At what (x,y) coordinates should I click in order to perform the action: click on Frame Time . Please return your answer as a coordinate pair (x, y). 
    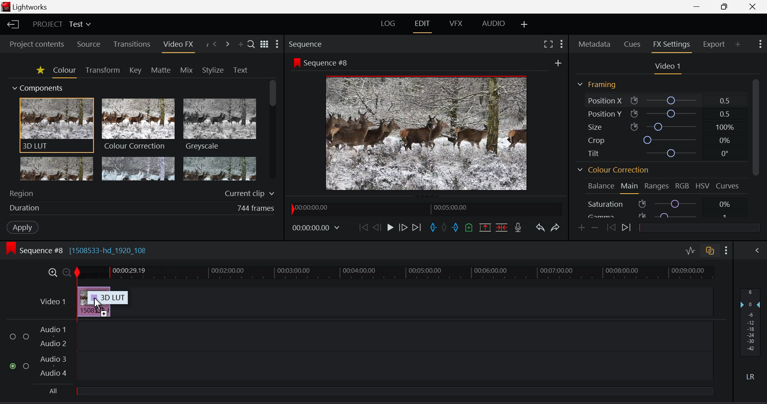
    Looking at the image, I should click on (316, 230).